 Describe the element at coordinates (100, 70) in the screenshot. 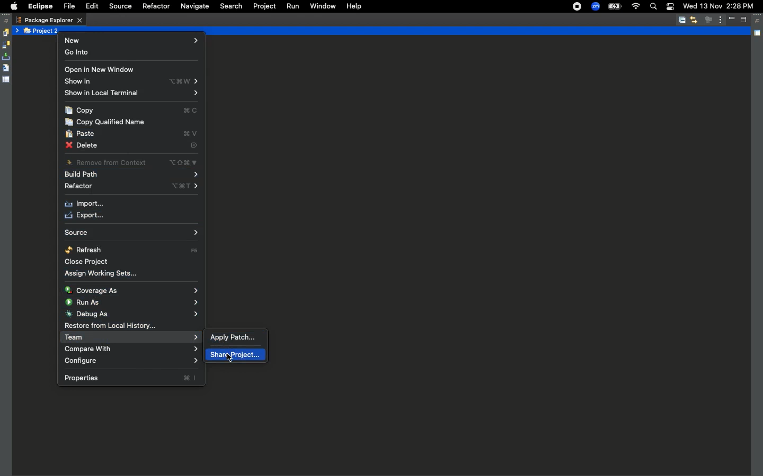

I see `Open in new window` at that location.